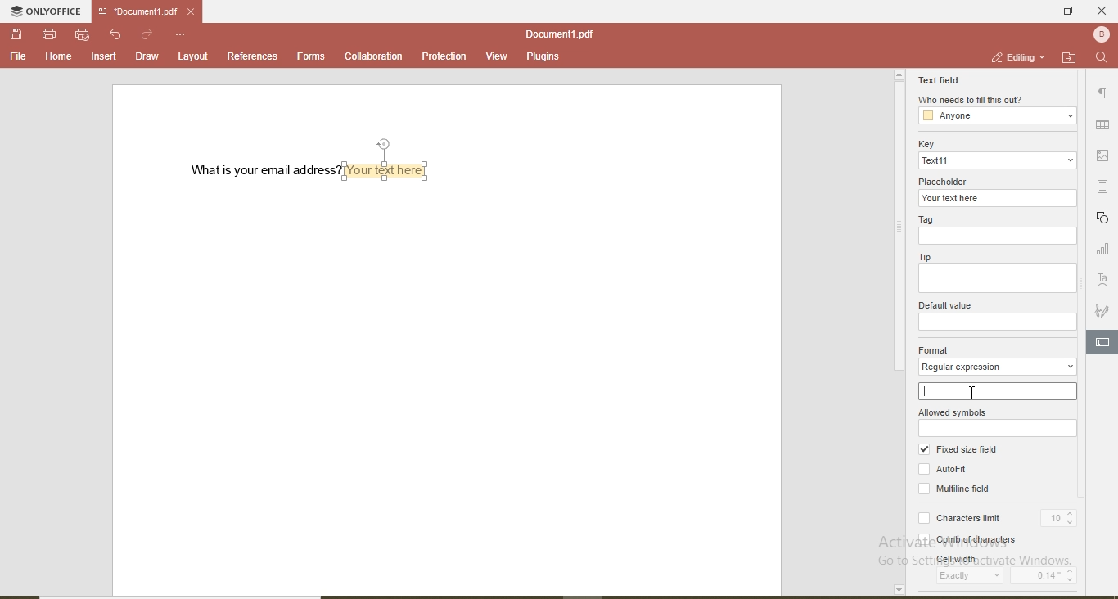  I want to click on allowed symbols, so click(953, 411).